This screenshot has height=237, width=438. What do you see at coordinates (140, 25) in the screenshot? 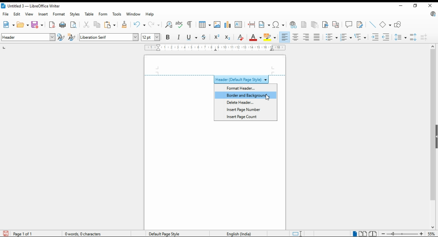
I see `undo` at bounding box center [140, 25].